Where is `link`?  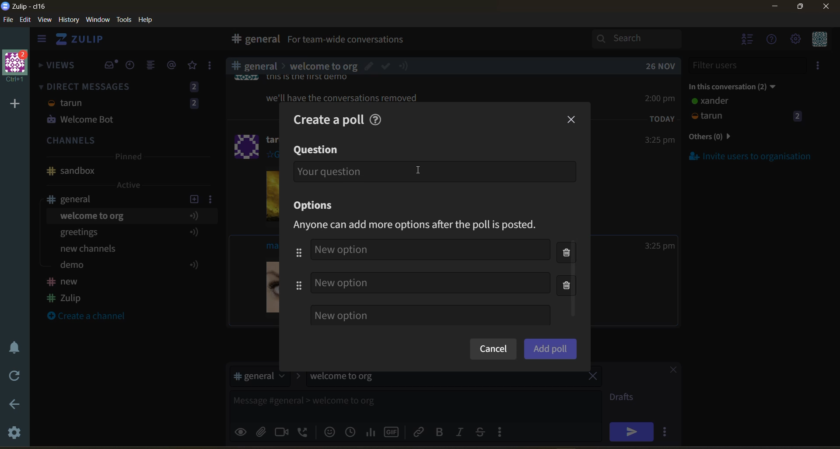
link is located at coordinates (420, 431).